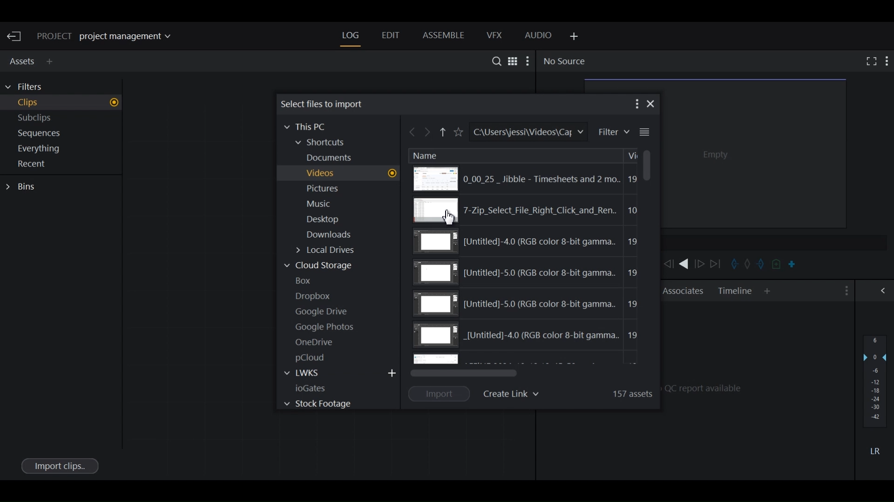  I want to click on Documents, so click(335, 158).